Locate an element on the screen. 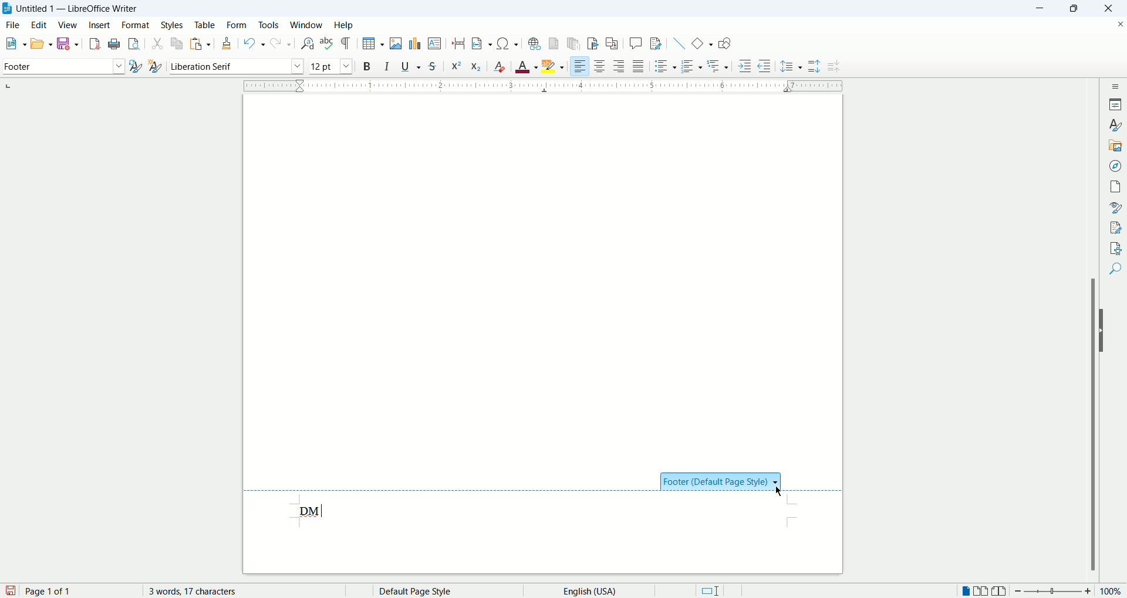 The width and height of the screenshot is (1127, 598). insert footnote is located at coordinates (554, 43).